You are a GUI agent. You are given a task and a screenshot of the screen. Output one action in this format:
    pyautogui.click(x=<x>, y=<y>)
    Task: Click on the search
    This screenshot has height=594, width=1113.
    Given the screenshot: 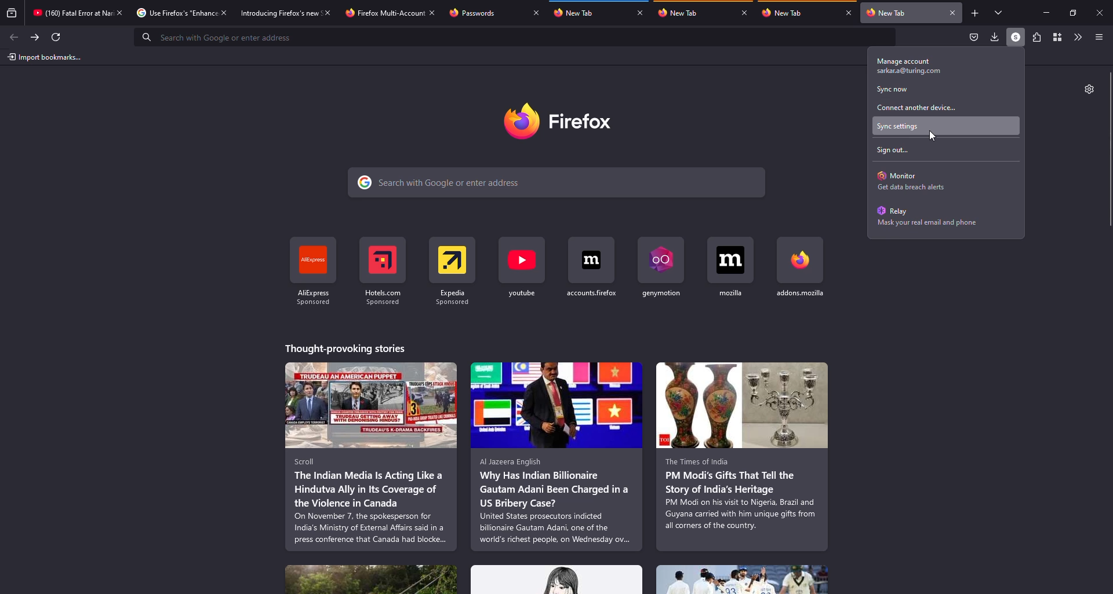 What is the action you would take?
    pyautogui.click(x=516, y=36)
    